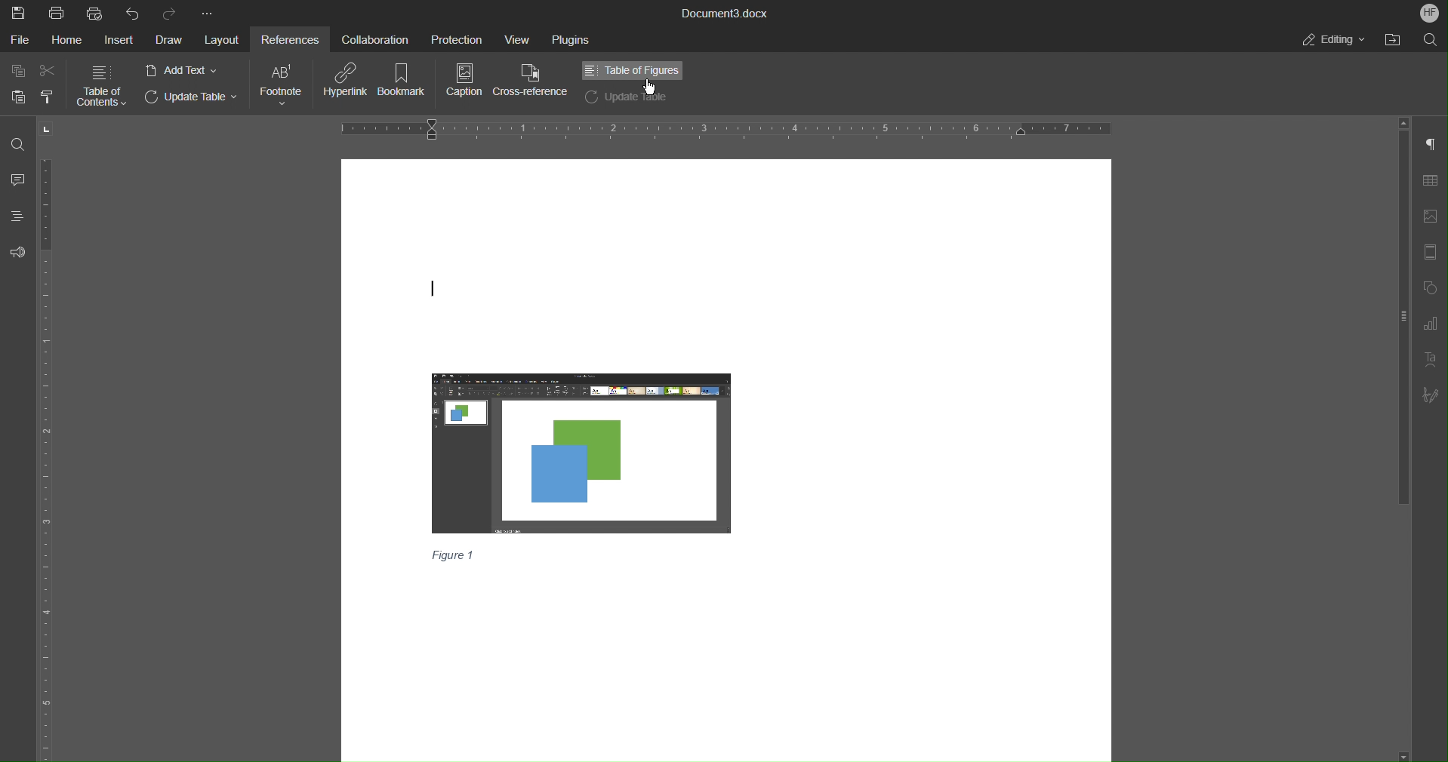 The image size is (1448, 762). Describe the element at coordinates (726, 128) in the screenshot. I see `Horizontal Ruler` at that location.